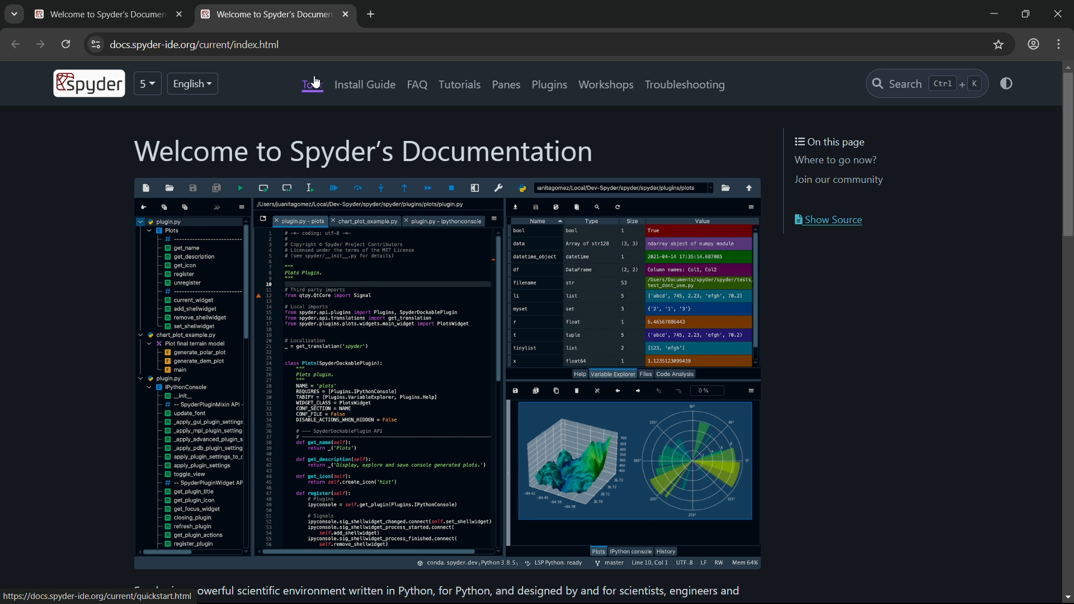 This screenshot has height=604, width=1074. I want to click on new tab, so click(371, 15).